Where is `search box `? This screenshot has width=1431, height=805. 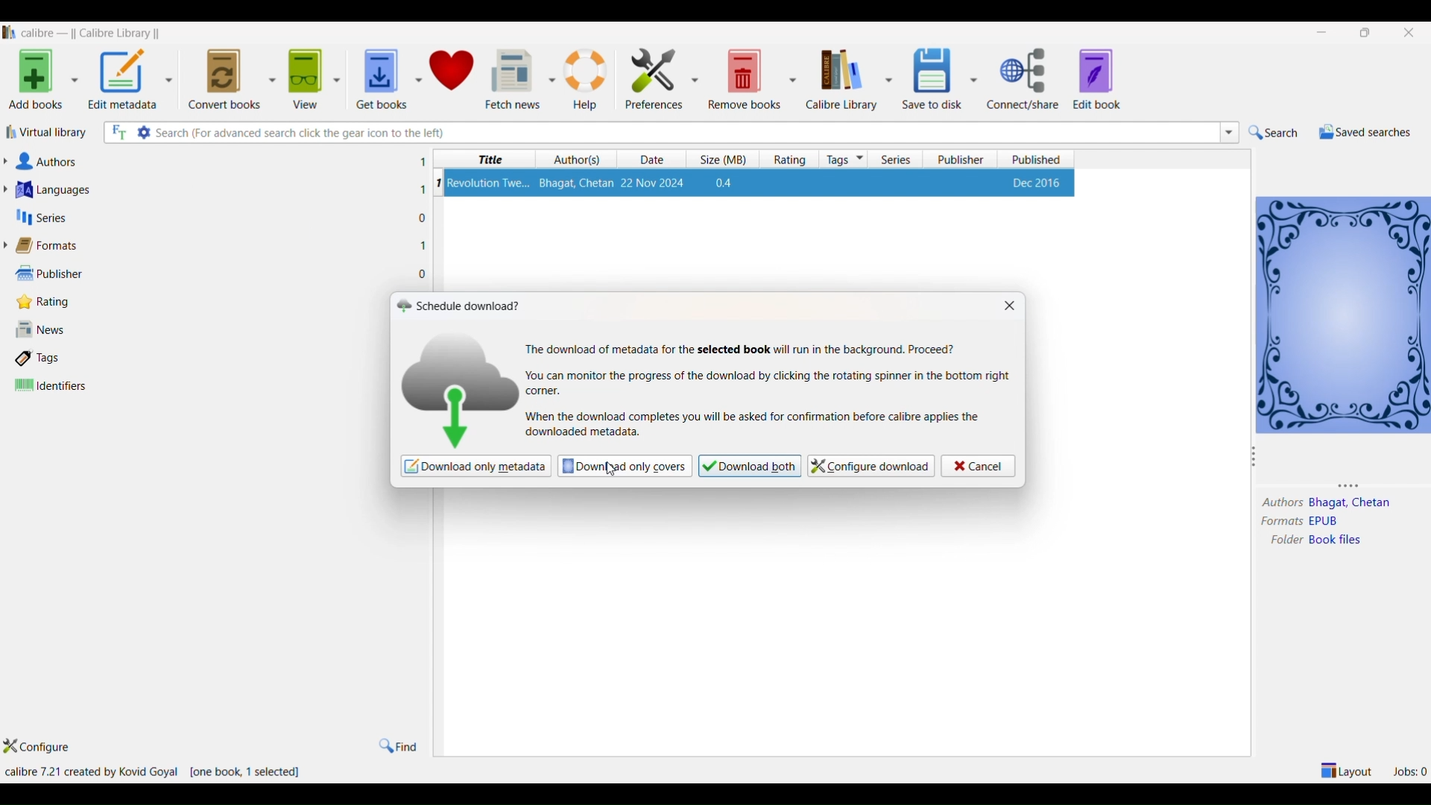 search box  is located at coordinates (685, 132).